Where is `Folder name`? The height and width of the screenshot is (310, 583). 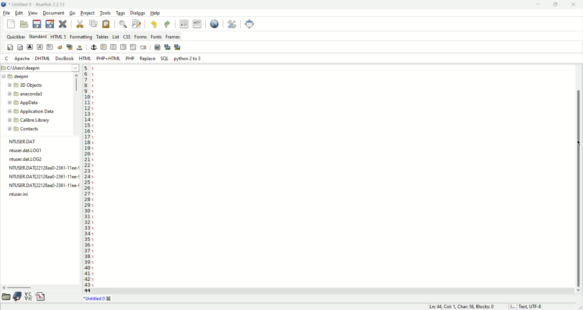 Folder name is located at coordinates (30, 120).